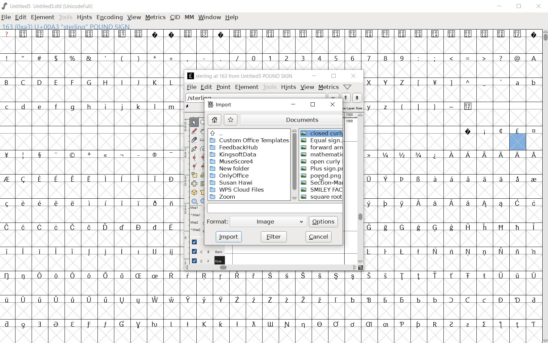  Describe the element at coordinates (321, 197) in the screenshot. I see `Square root` at that location.